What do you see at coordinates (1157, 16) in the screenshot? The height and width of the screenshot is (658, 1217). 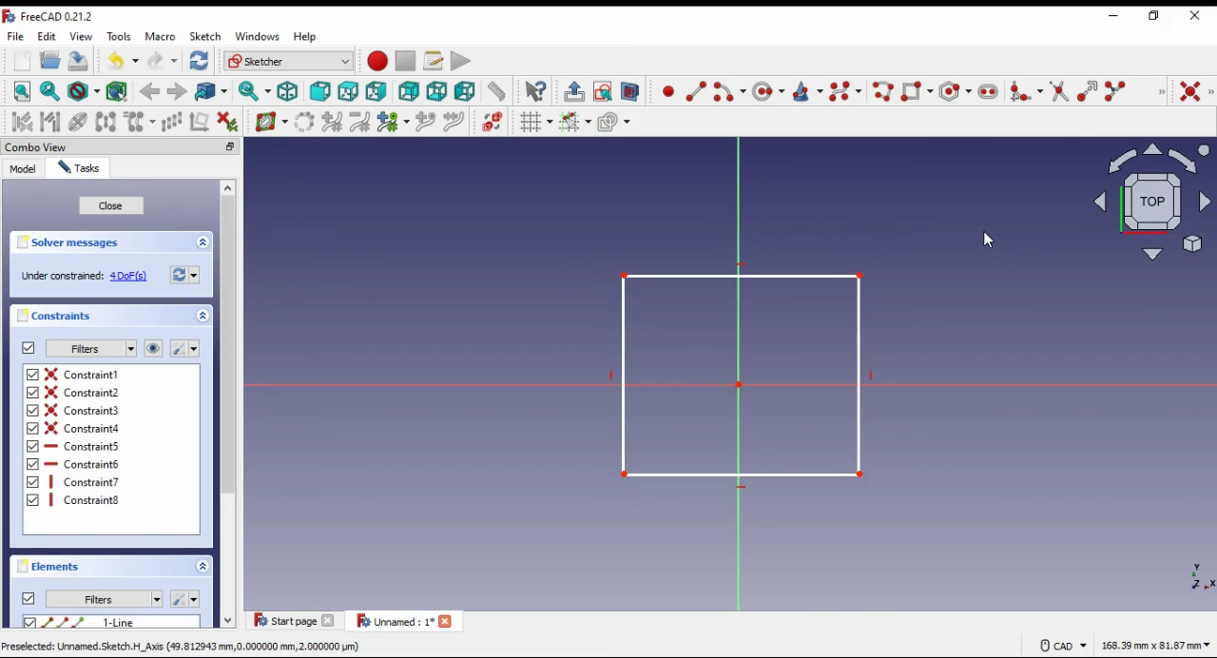 I see `restore` at bounding box center [1157, 16].